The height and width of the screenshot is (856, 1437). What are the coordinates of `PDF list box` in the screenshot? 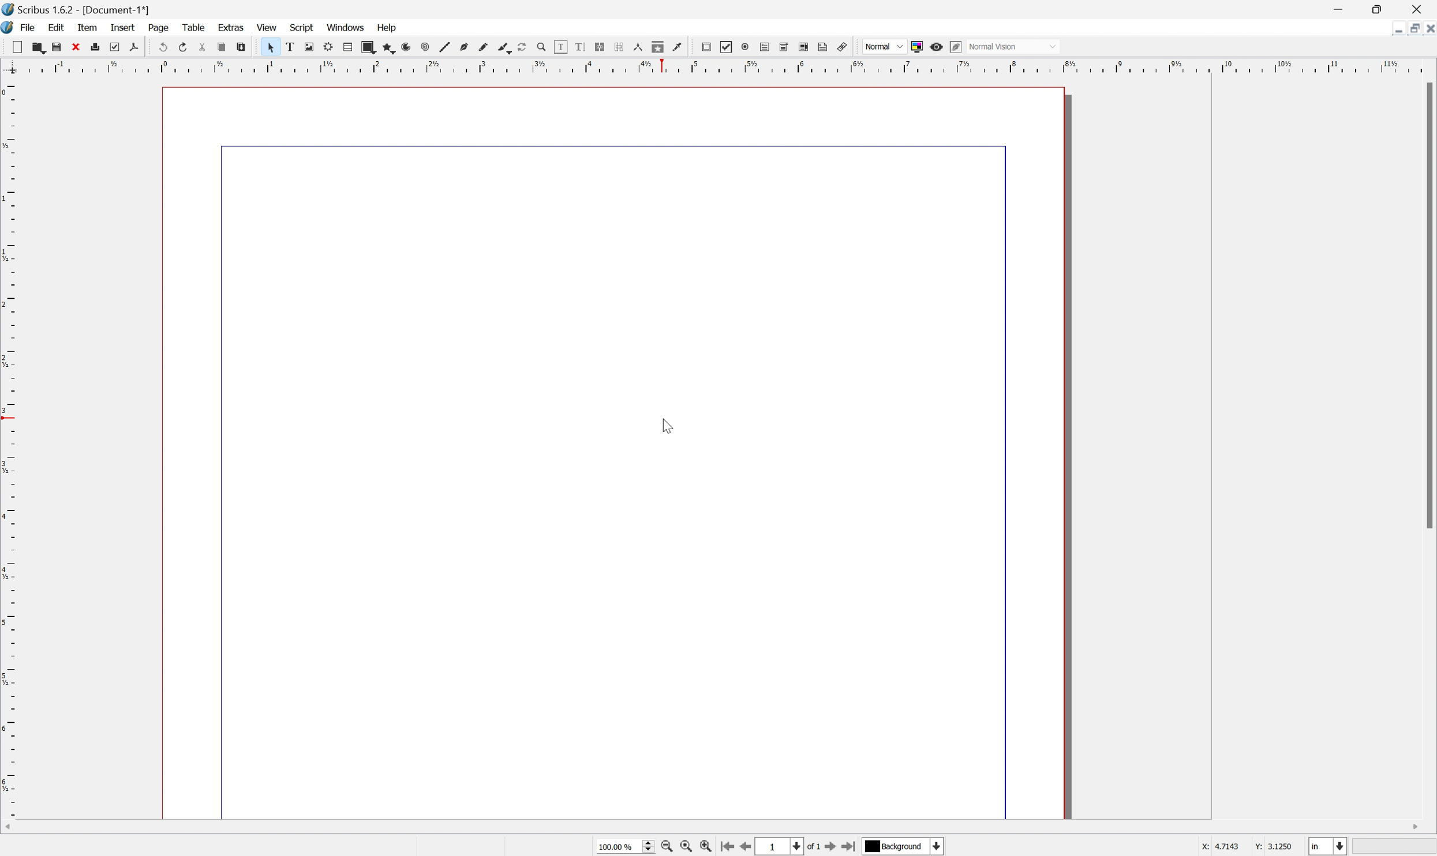 It's located at (803, 46).